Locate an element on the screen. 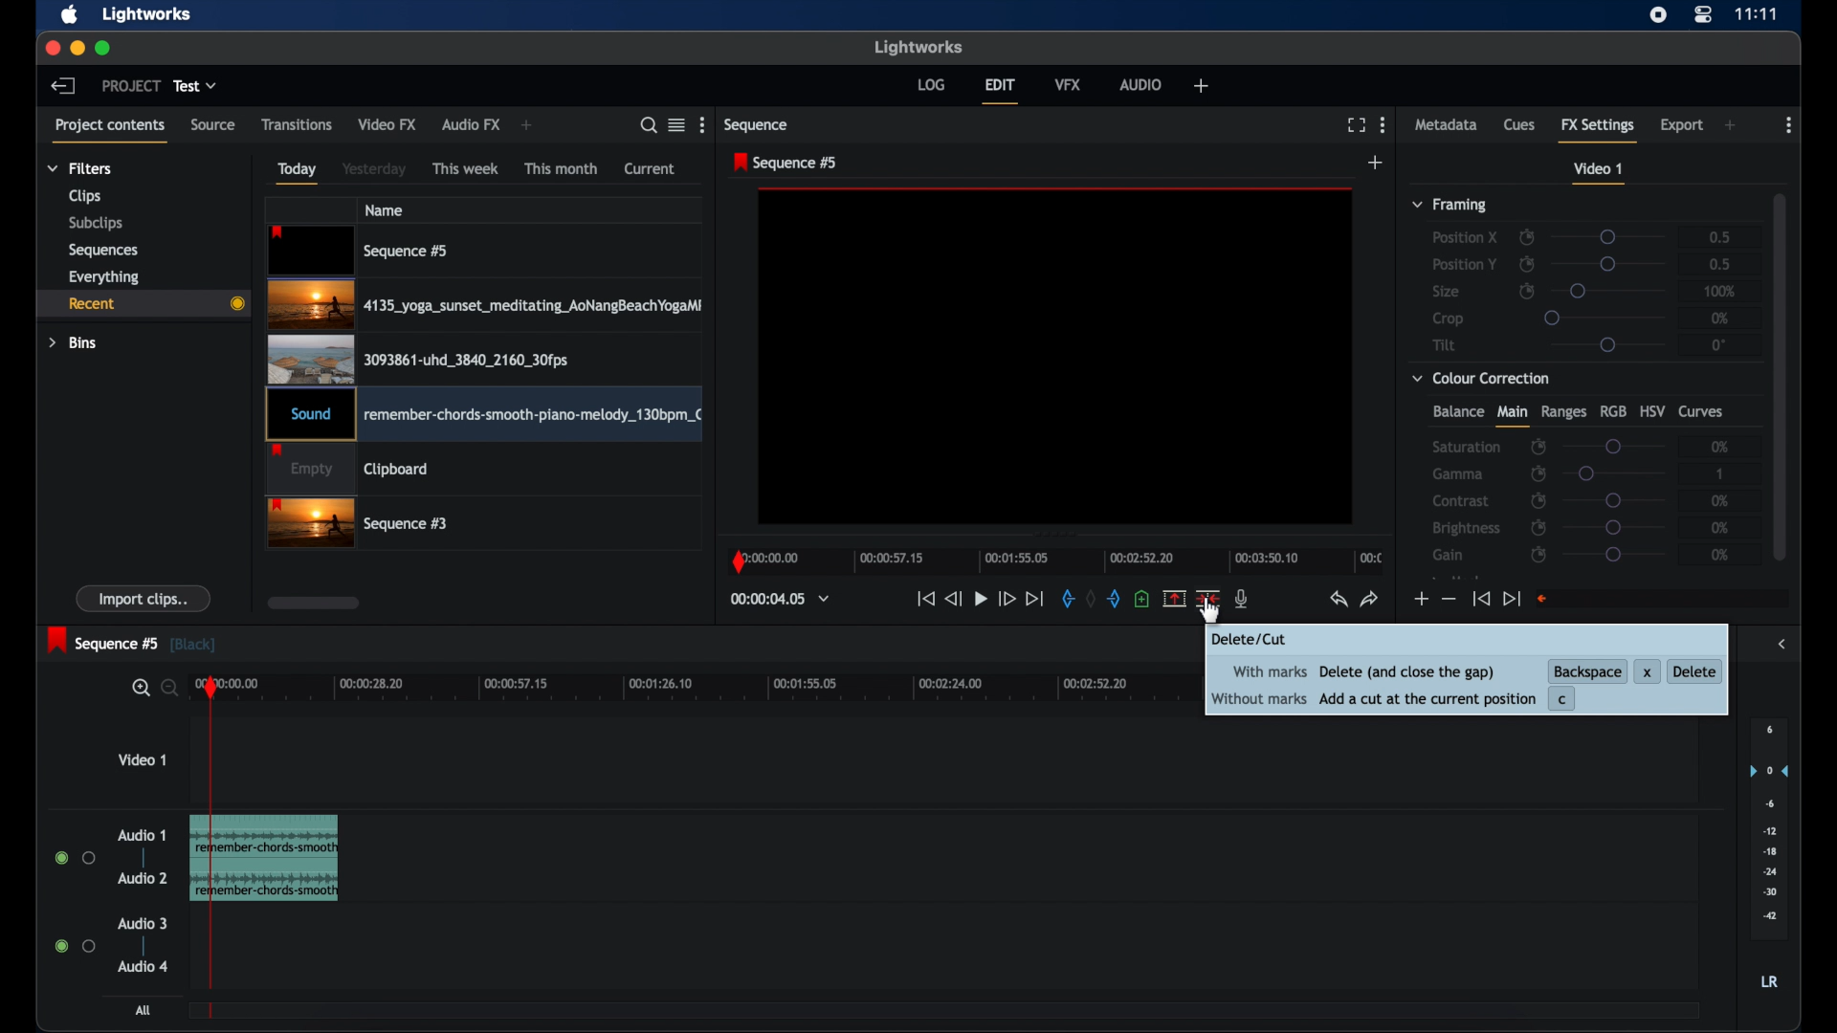 The width and height of the screenshot is (1837, 1033). cursor is located at coordinates (1206, 619).